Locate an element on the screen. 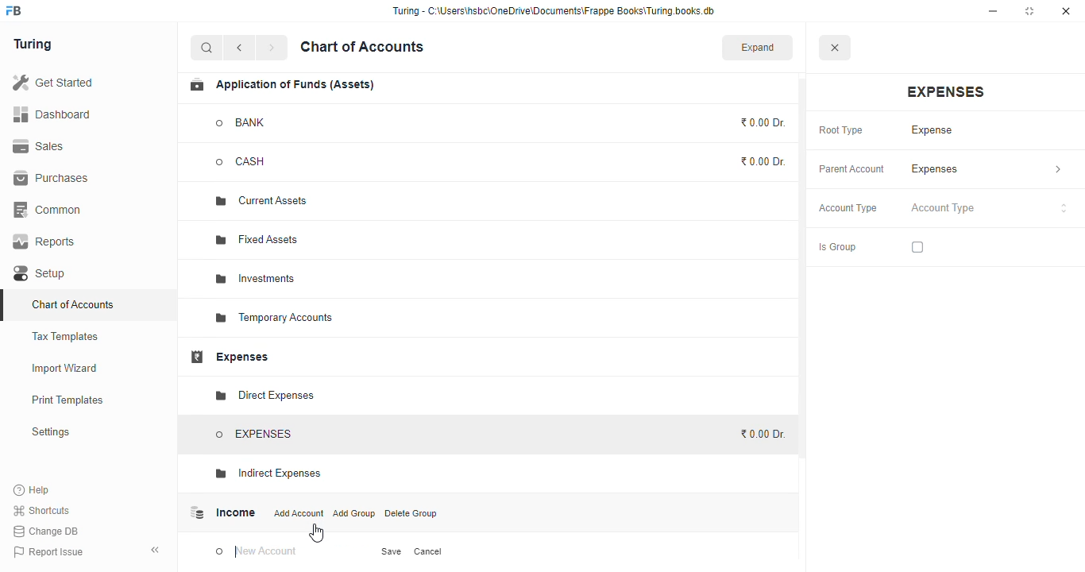 This screenshot has width=1085, height=572. ₹0.00 Dr. is located at coordinates (761, 434).